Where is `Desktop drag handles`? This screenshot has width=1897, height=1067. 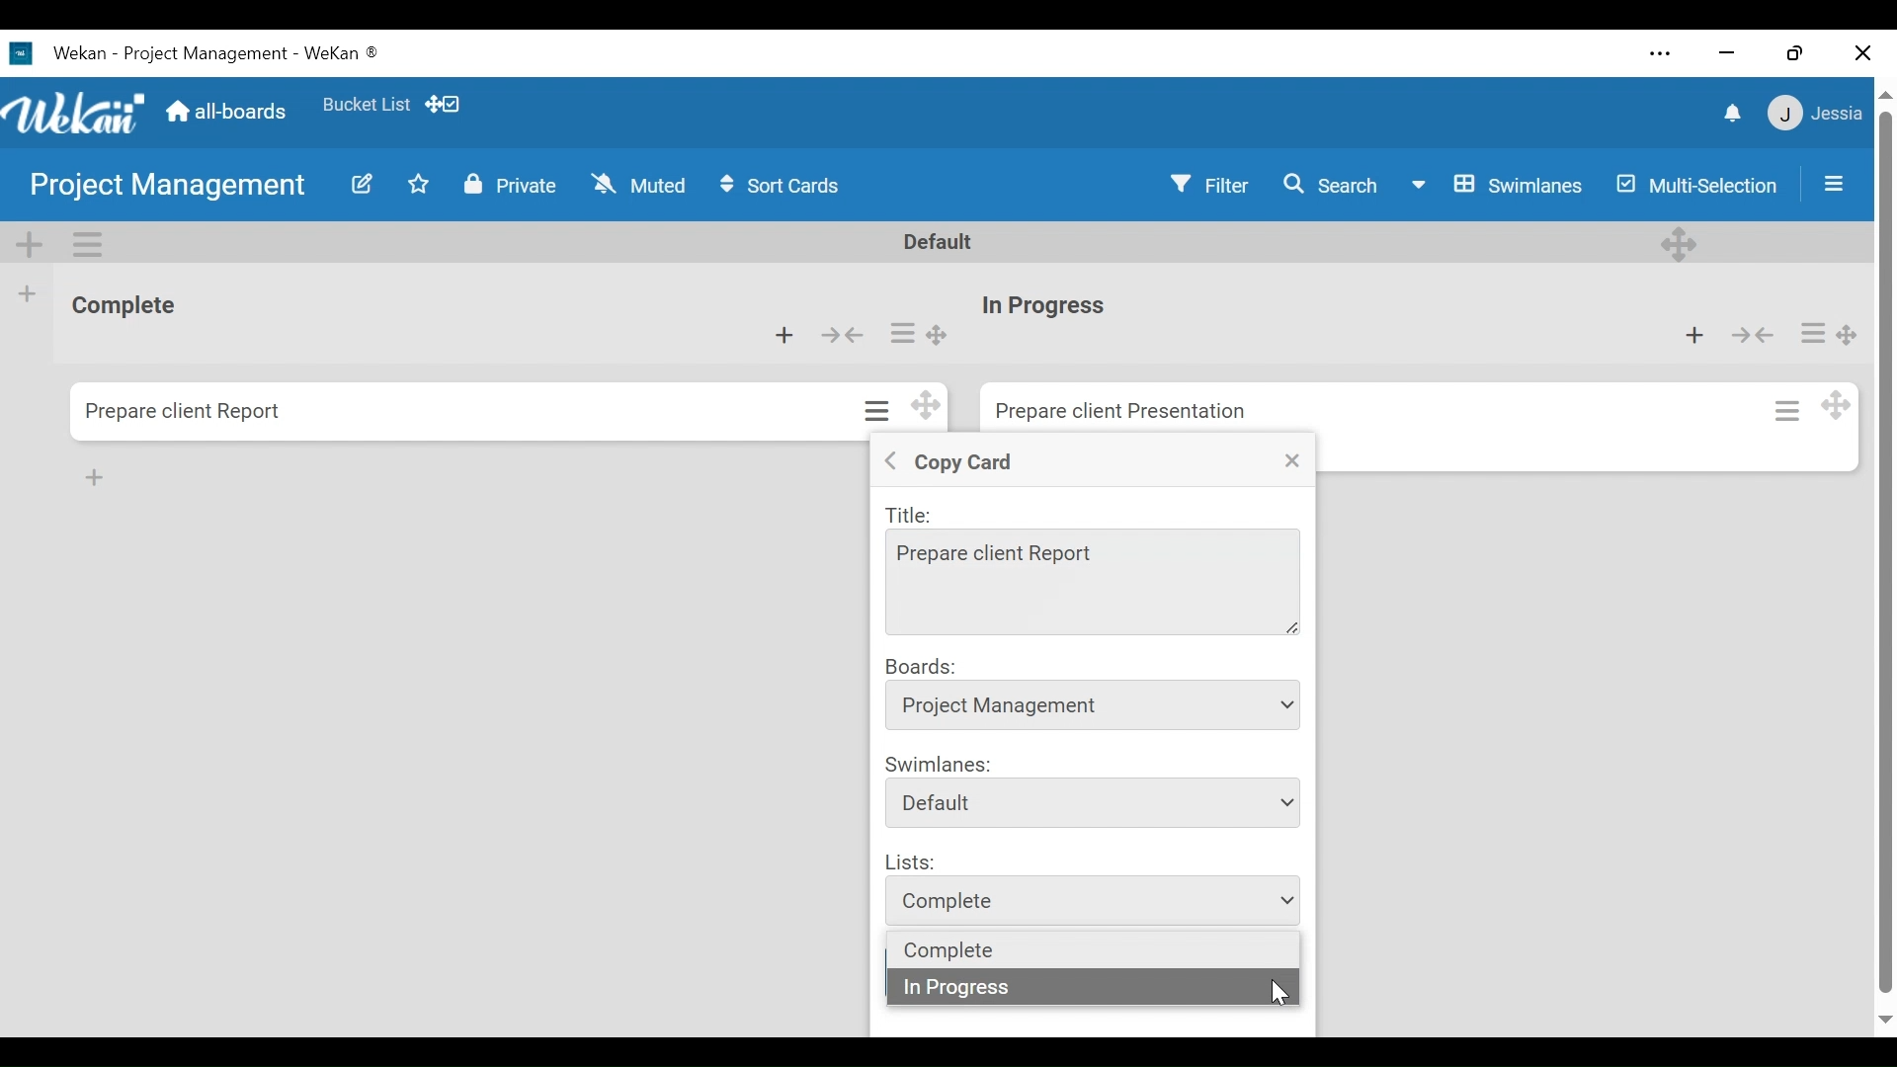 Desktop drag handles is located at coordinates (926, 405).